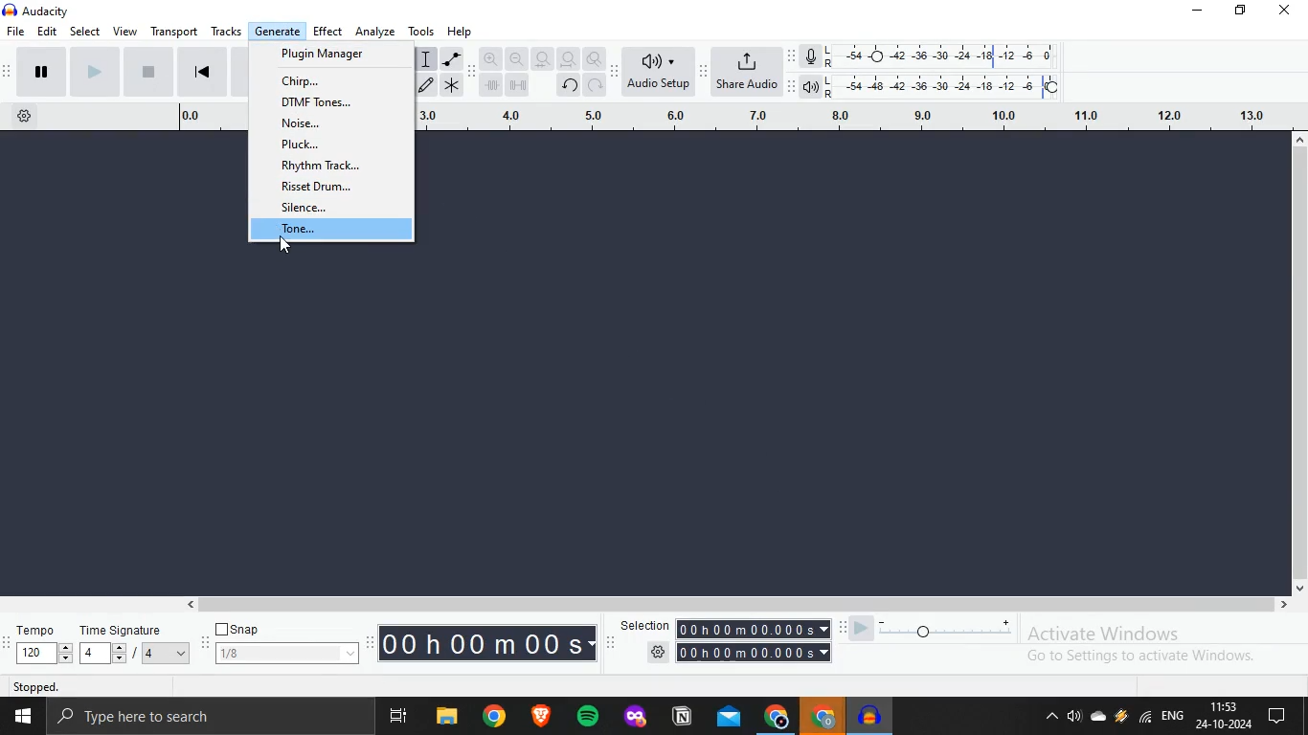  What do you see at coordinates (1161, 646) in the screenshot?
I see `Activate window` at bounding box center [1161, 646].